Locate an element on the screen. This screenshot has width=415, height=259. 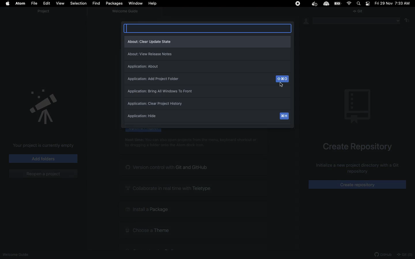
Charge is located at coordinates (338, 4).